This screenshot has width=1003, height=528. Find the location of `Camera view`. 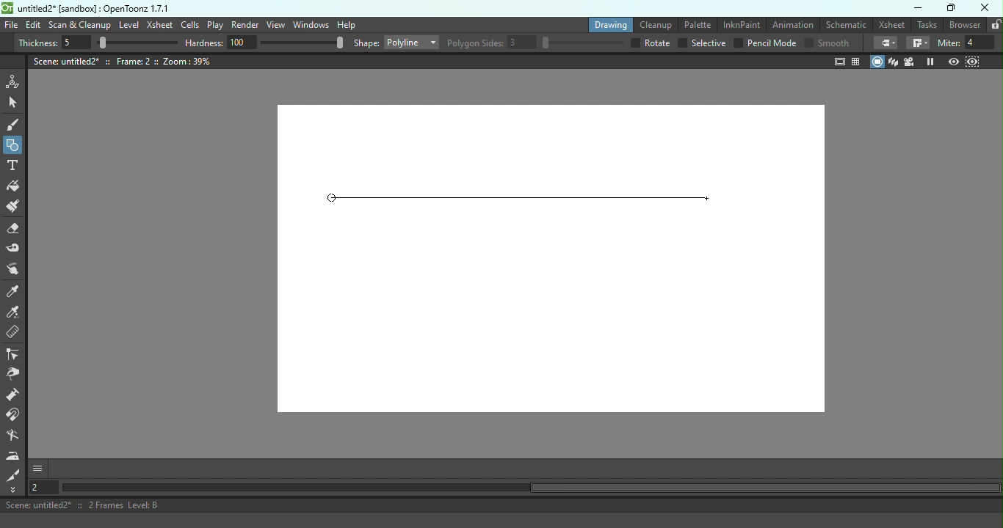

Camera view is located at coordinates (911, 62).